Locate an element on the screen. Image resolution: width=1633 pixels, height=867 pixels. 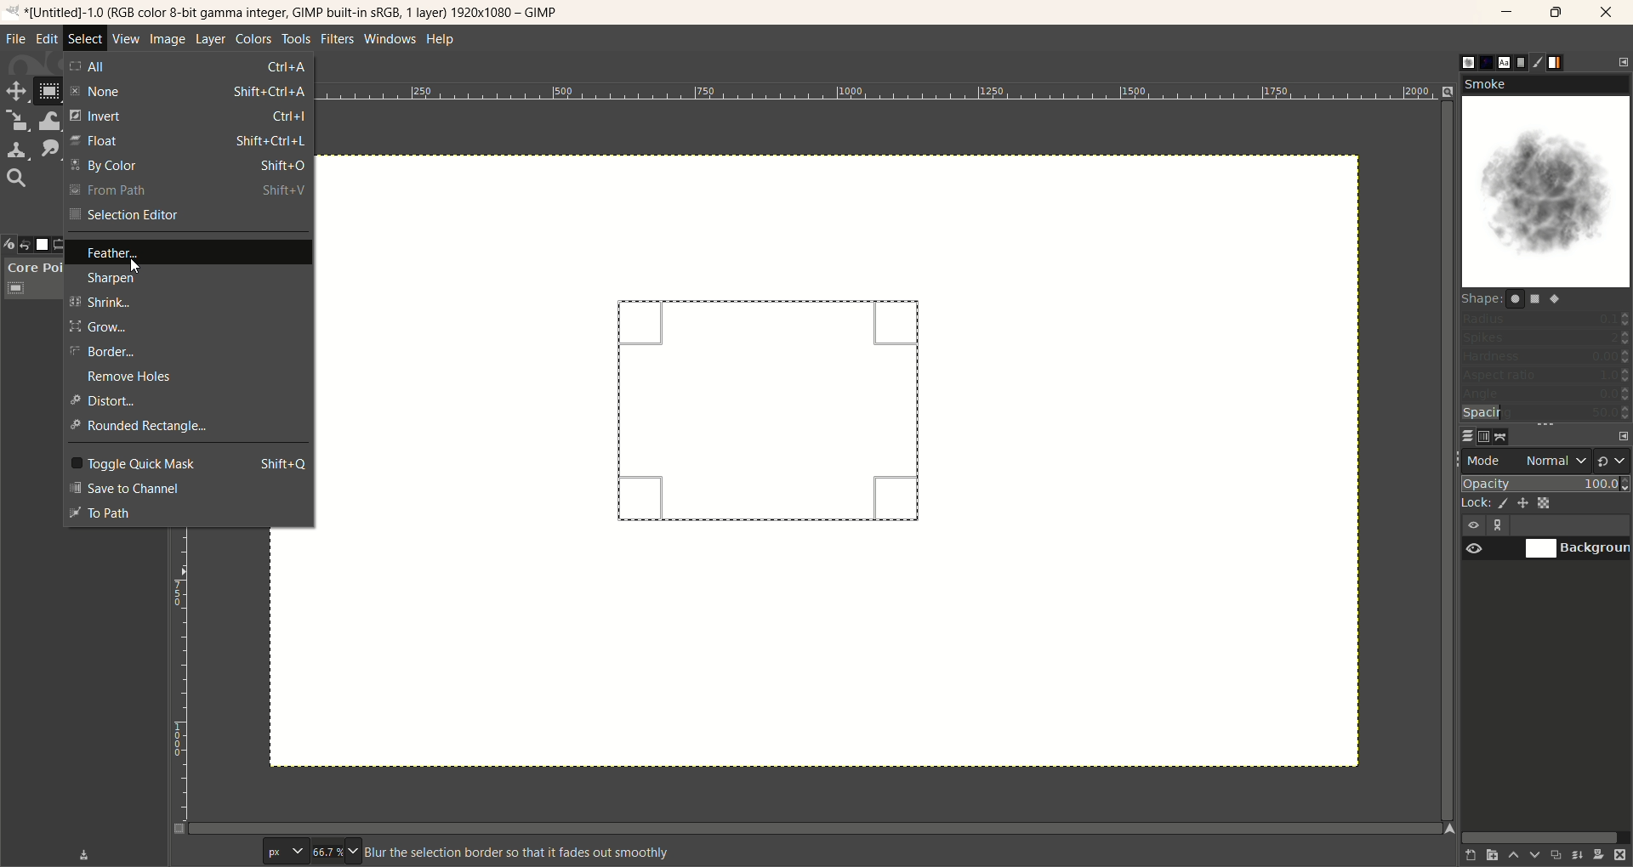
rectangle select tool is located at coordinates (49, 90).